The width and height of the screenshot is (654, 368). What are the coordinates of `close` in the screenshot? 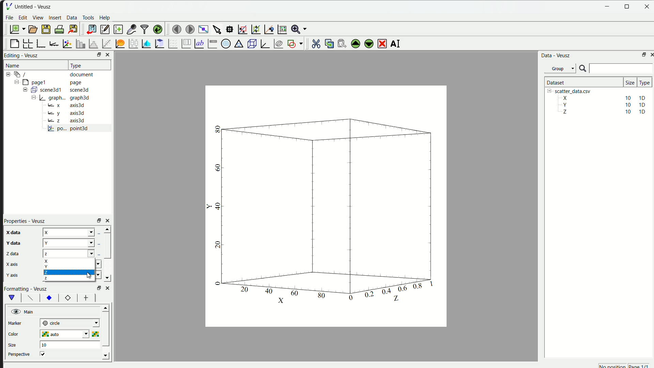 It's located at (645, 6).